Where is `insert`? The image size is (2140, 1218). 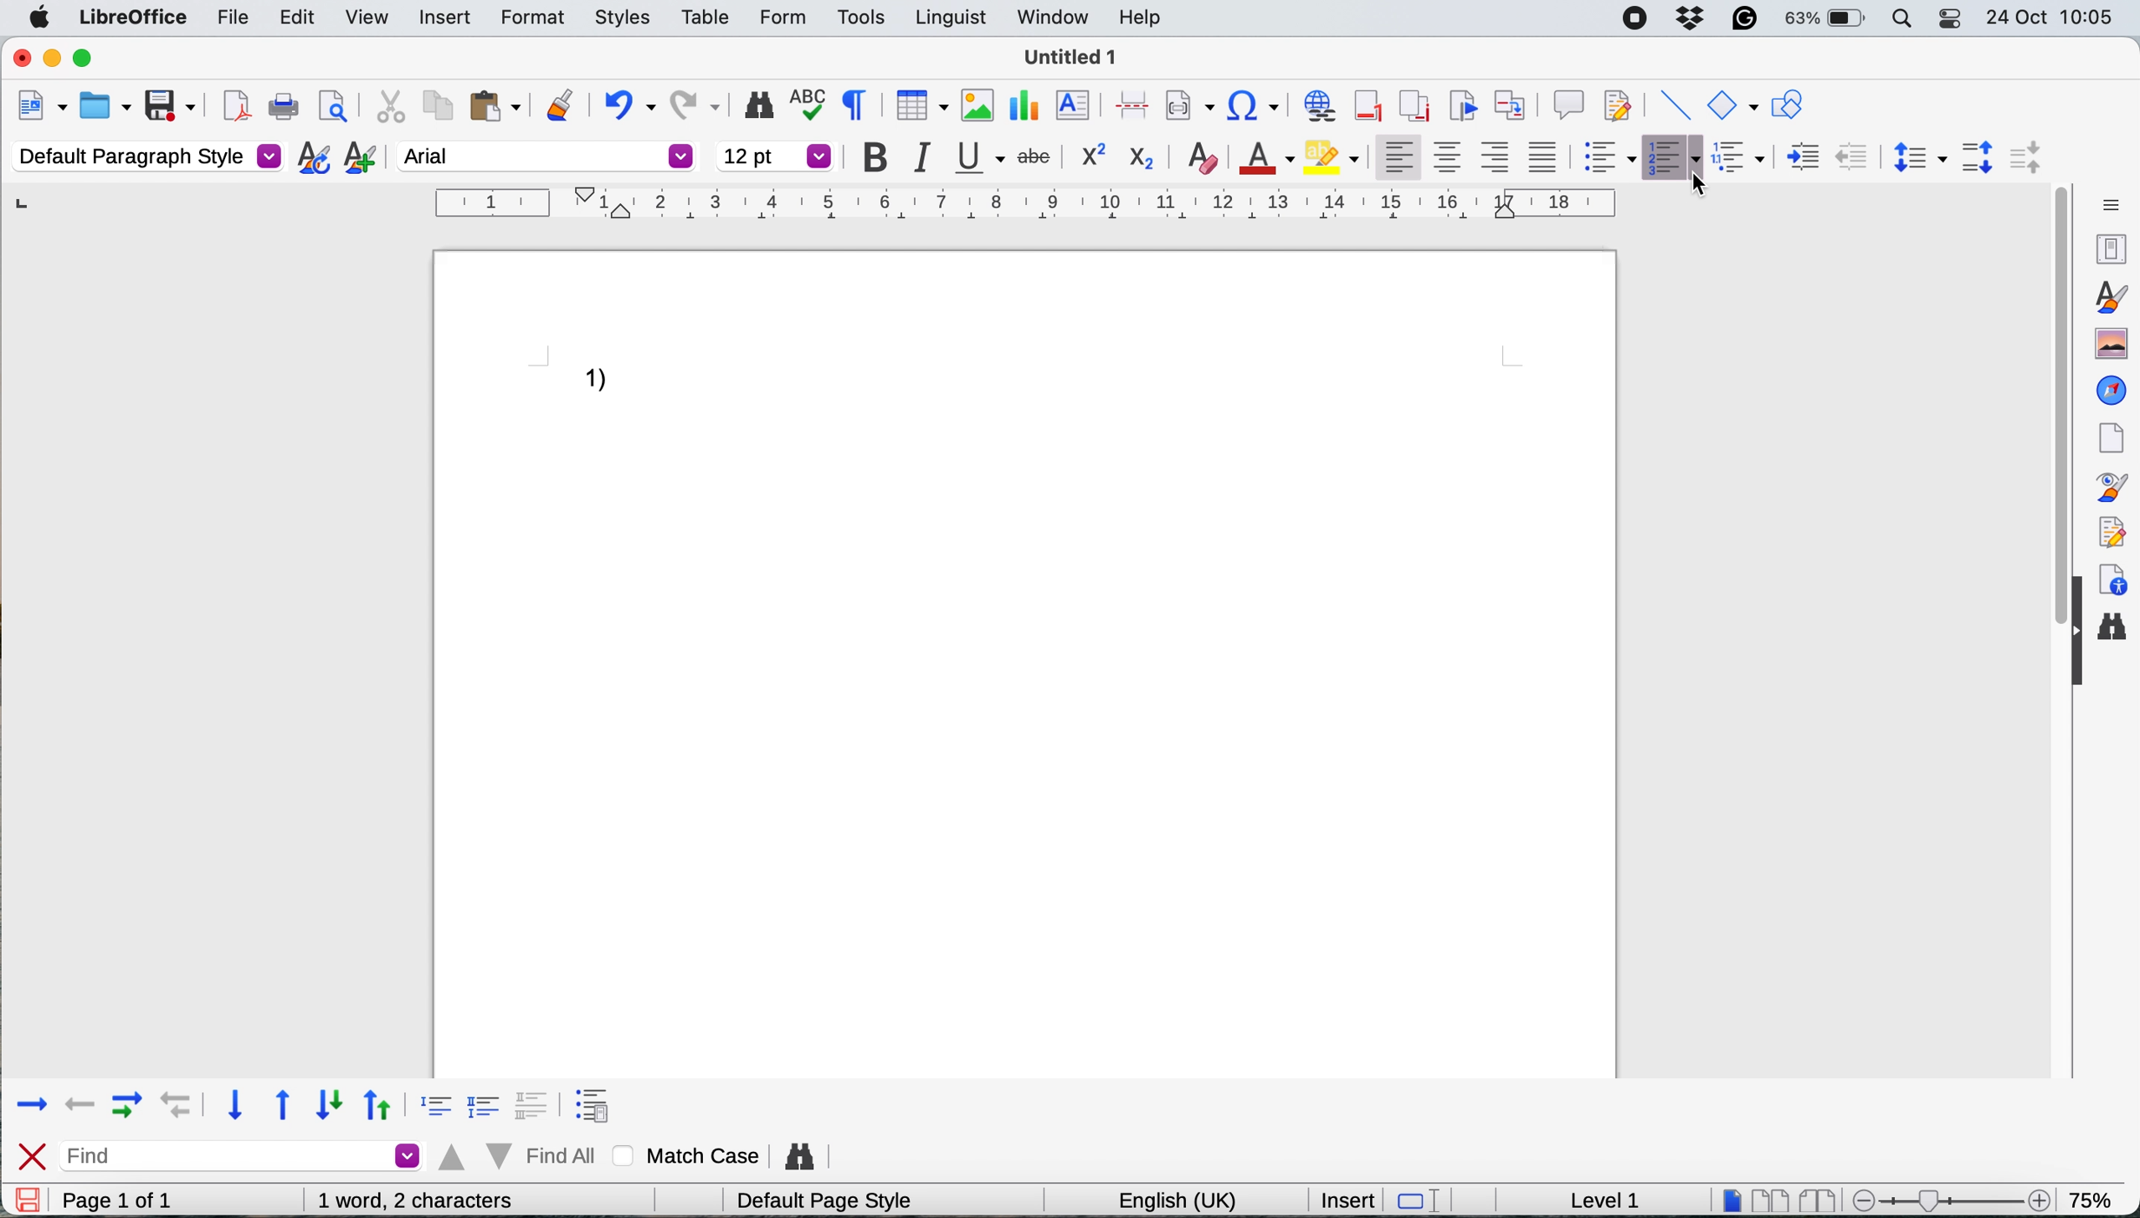
insert is located at coordinates (444, 16).